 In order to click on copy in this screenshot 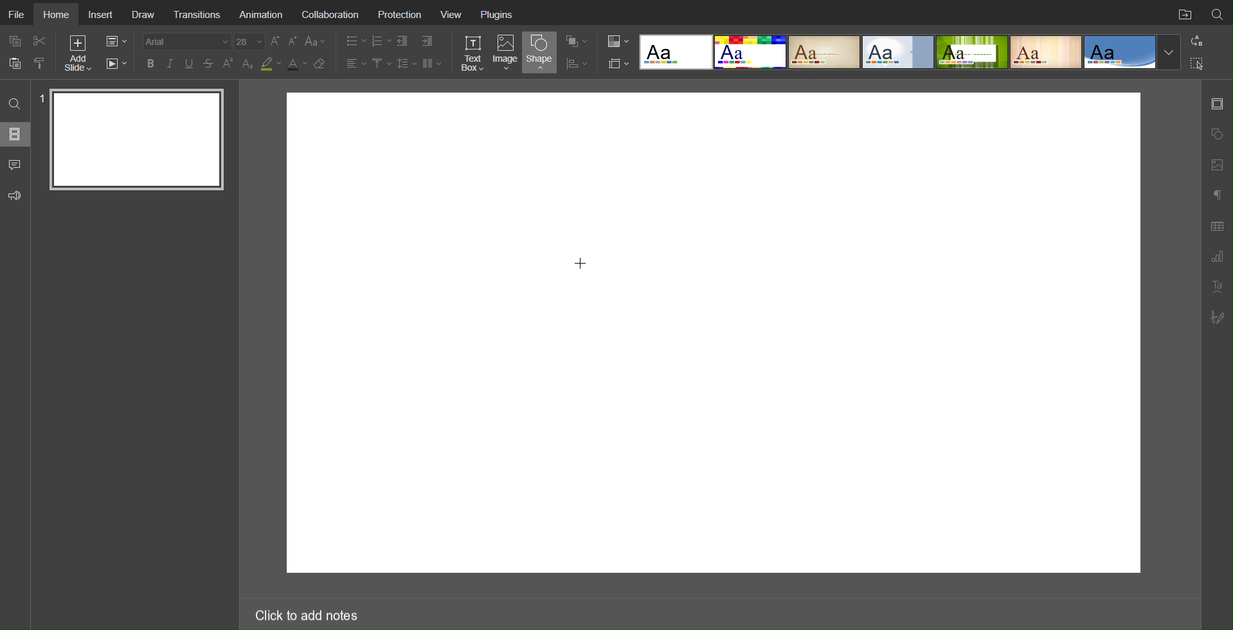, I will do `click(17, 42)`.